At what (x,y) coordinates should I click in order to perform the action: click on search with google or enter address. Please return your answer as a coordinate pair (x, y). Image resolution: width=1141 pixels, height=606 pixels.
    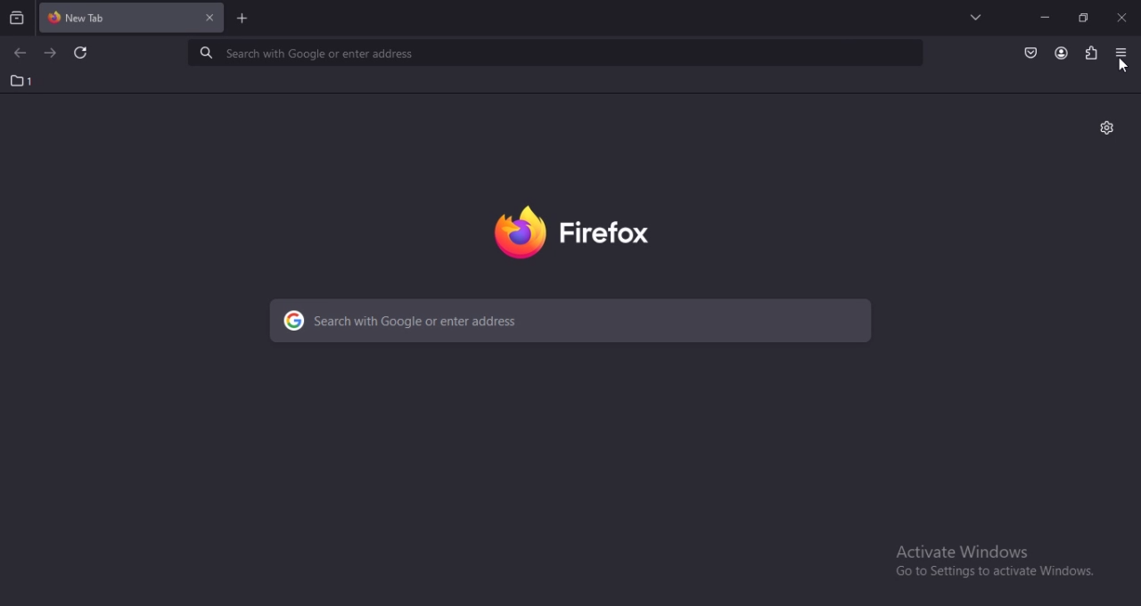
    Looking at the image, I should click on (572, 321).